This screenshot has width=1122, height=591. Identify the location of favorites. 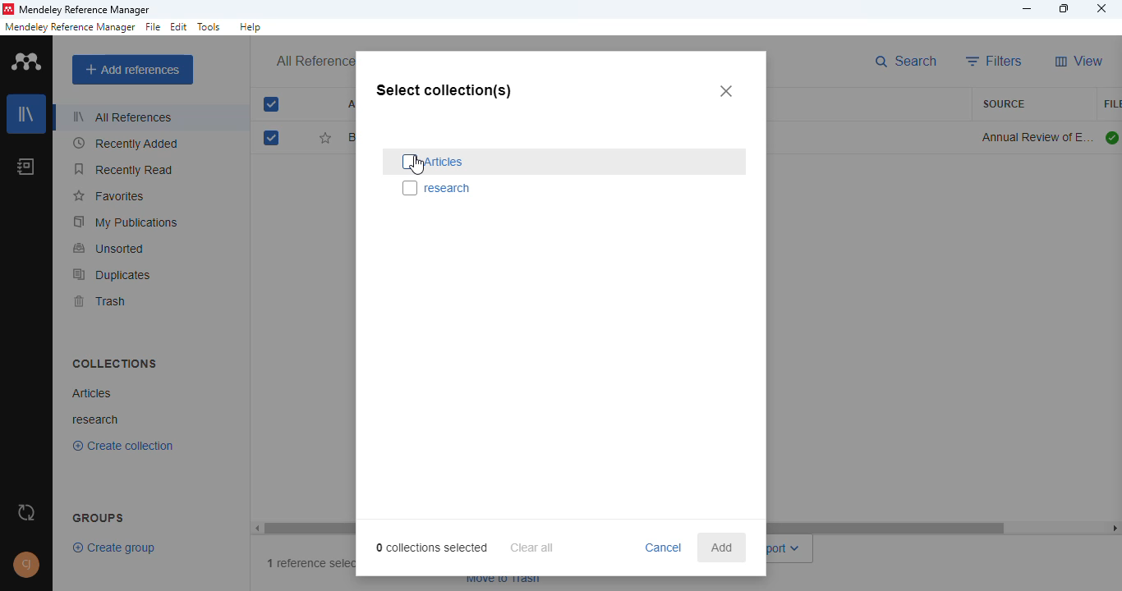
(111, 196).